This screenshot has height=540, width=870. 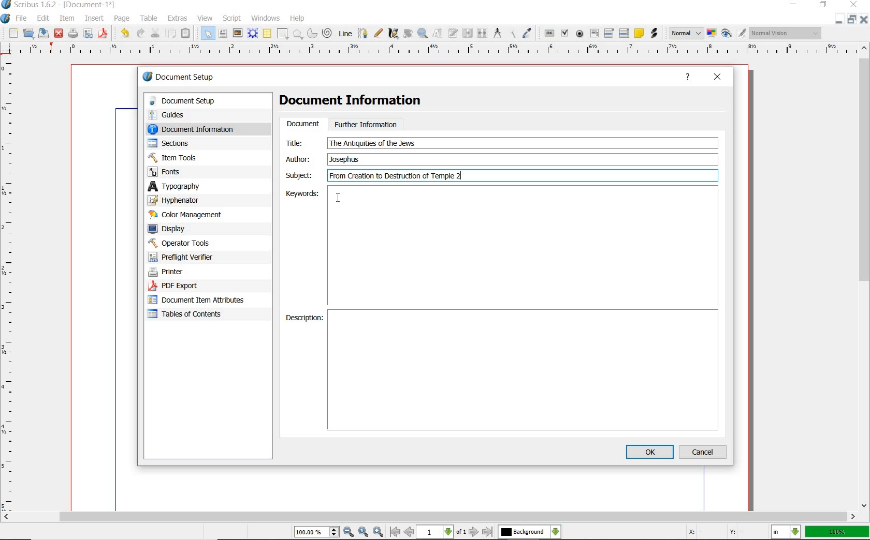 What do you see at coordinates (189, 186) in the screenshot?
I see `typography` at bounding box center [189, 186].